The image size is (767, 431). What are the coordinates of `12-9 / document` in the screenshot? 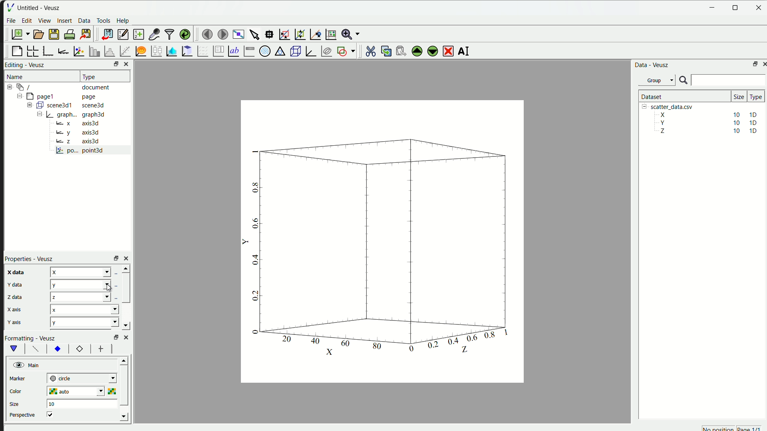 It's located at (58, 87).